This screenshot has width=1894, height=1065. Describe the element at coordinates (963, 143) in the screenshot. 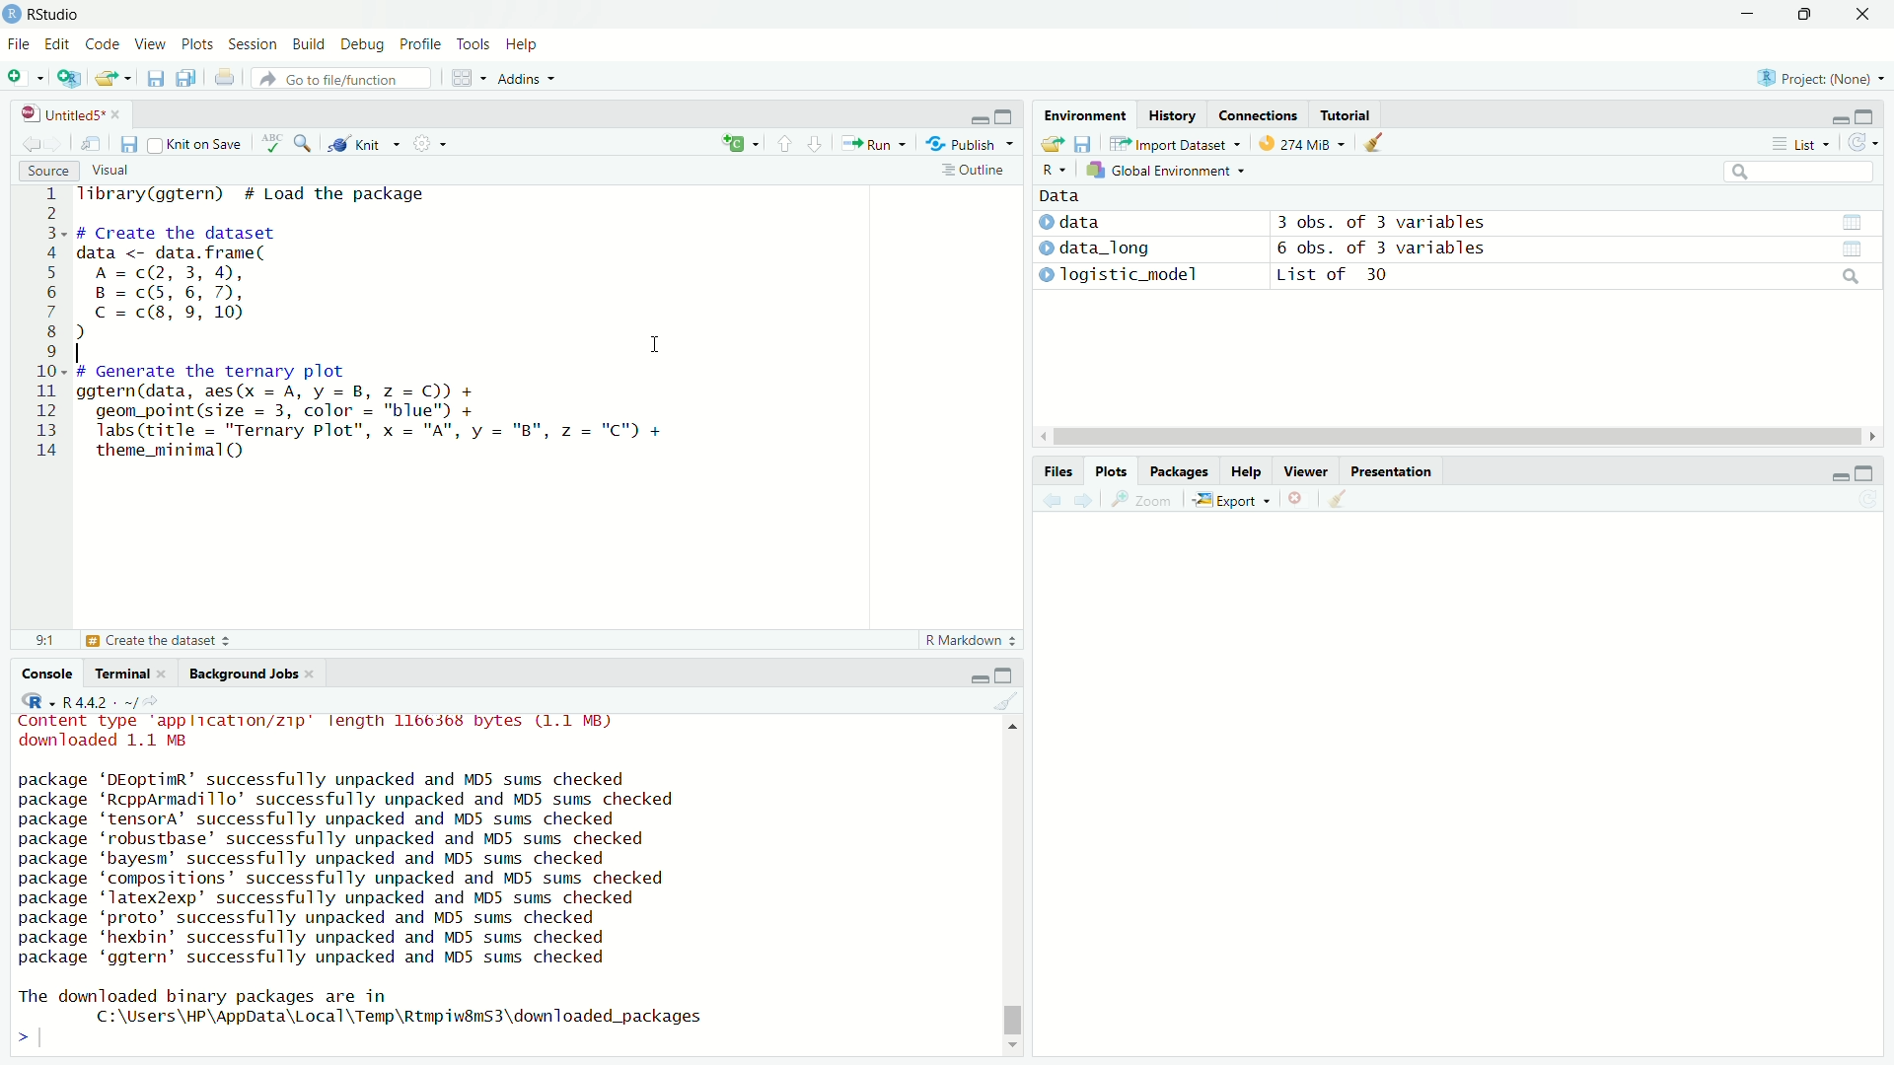

I see `» Publish` at that location.